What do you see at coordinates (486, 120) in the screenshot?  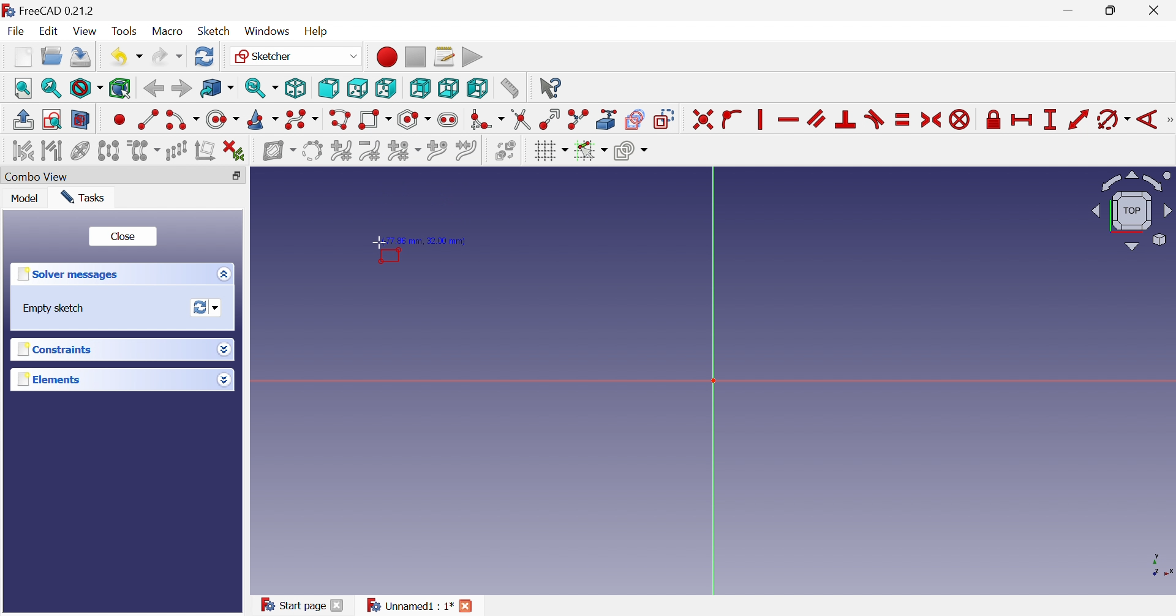 I see `Create fillet` at bounding box center [486, 120].